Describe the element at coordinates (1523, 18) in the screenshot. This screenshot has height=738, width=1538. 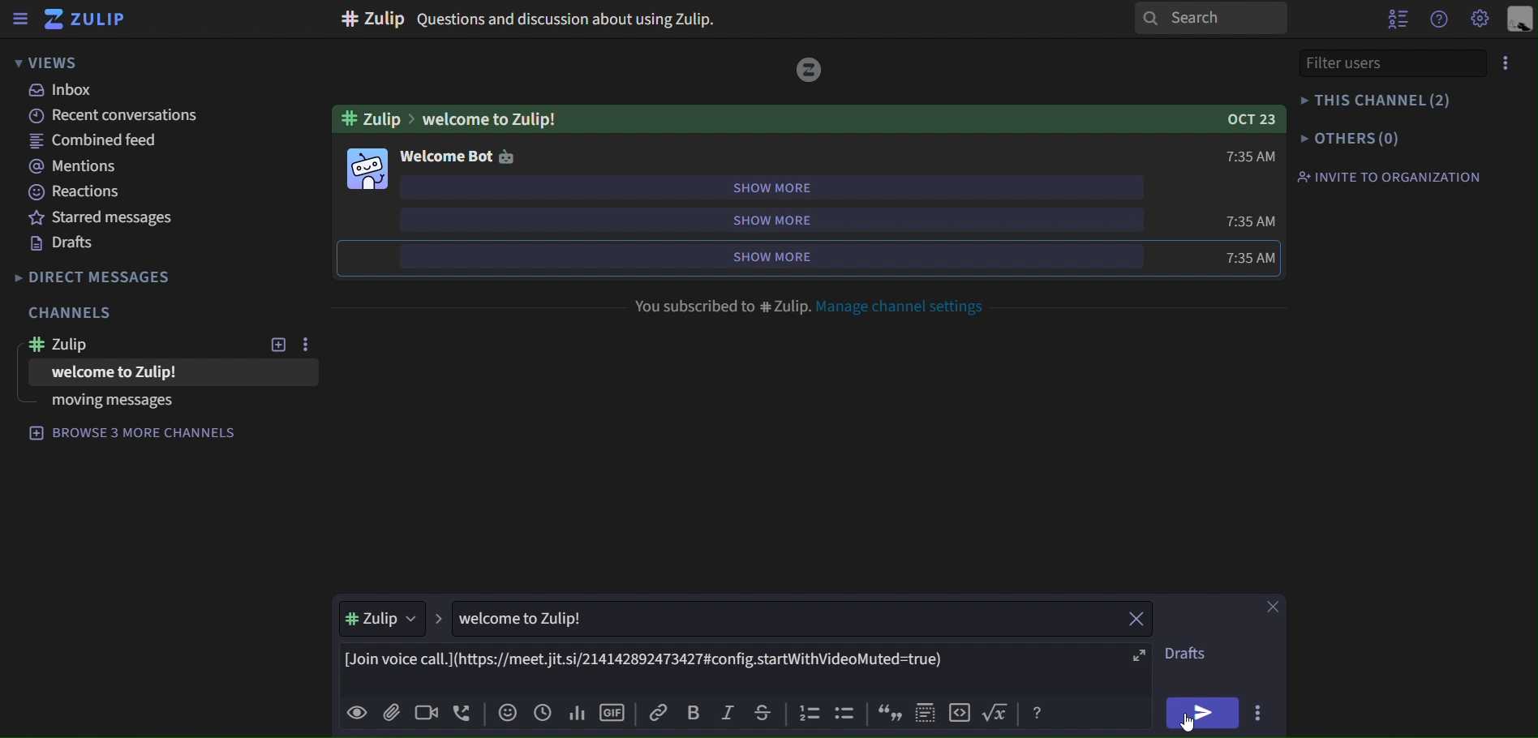
I see `personal menu` at that location.